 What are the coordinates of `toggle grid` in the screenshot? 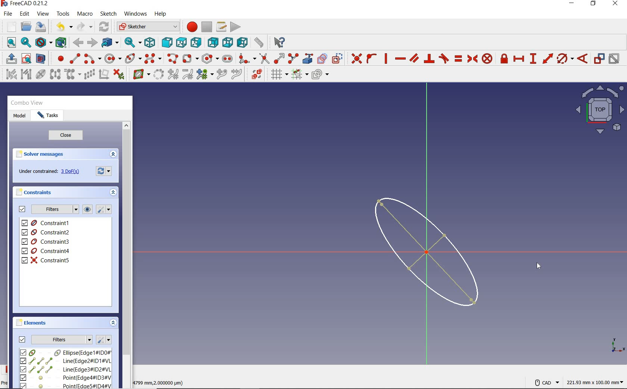 It's located at (278, 74).